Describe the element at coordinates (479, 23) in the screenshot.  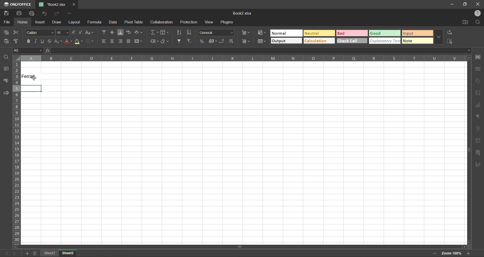
I see `find` at that location.